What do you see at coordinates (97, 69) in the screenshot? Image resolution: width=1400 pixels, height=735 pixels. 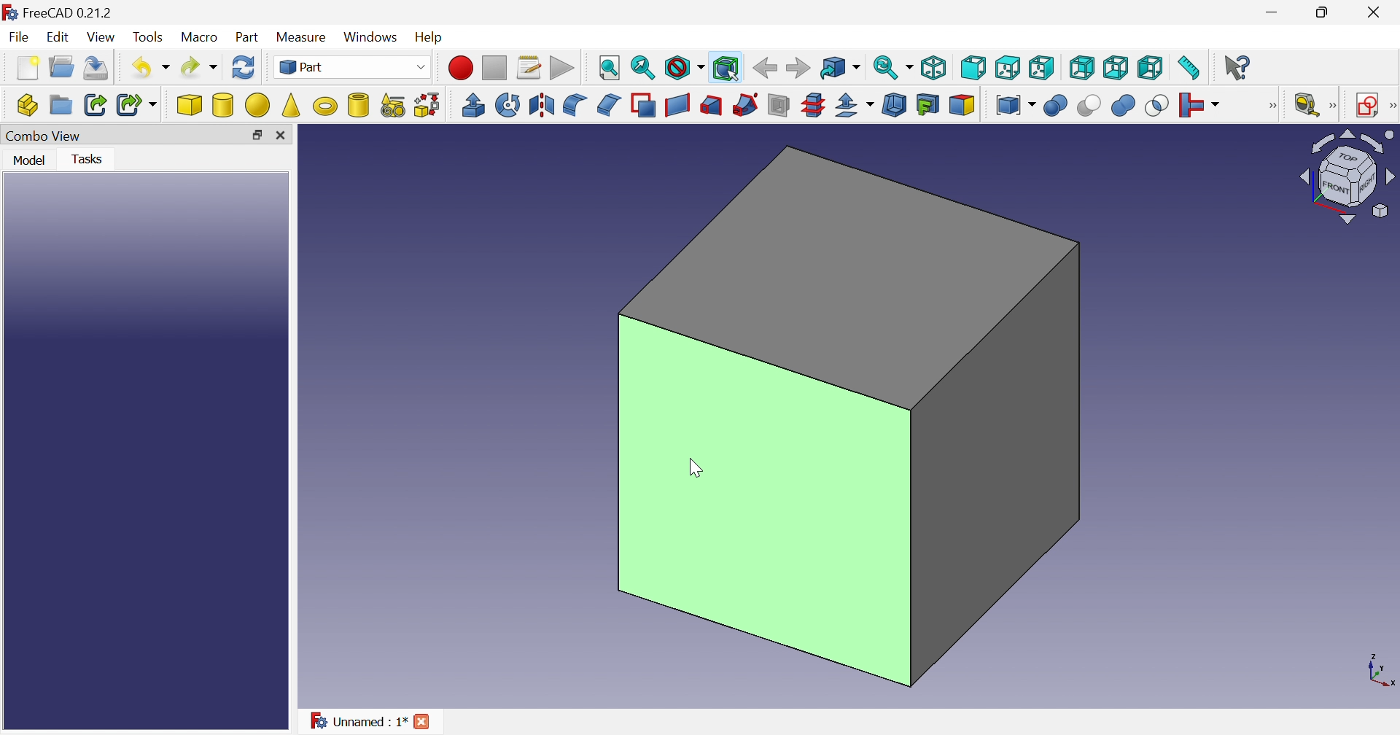 I see `Save` at bounding box center [97, 69].